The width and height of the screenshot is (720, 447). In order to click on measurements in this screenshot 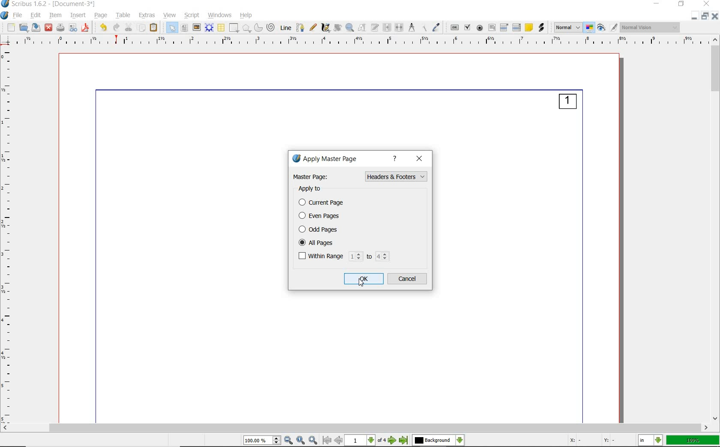, I will do `click(411, 28)`.